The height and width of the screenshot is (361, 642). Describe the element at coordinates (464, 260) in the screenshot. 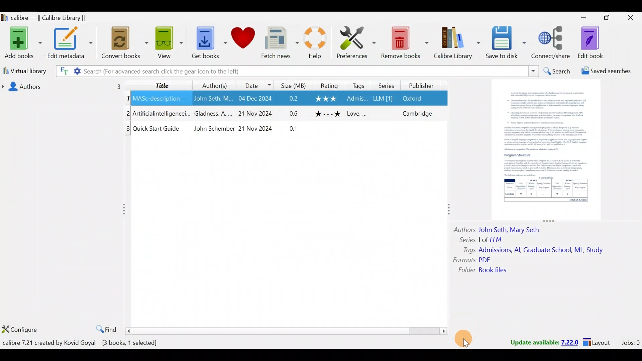

I see `` at that location.